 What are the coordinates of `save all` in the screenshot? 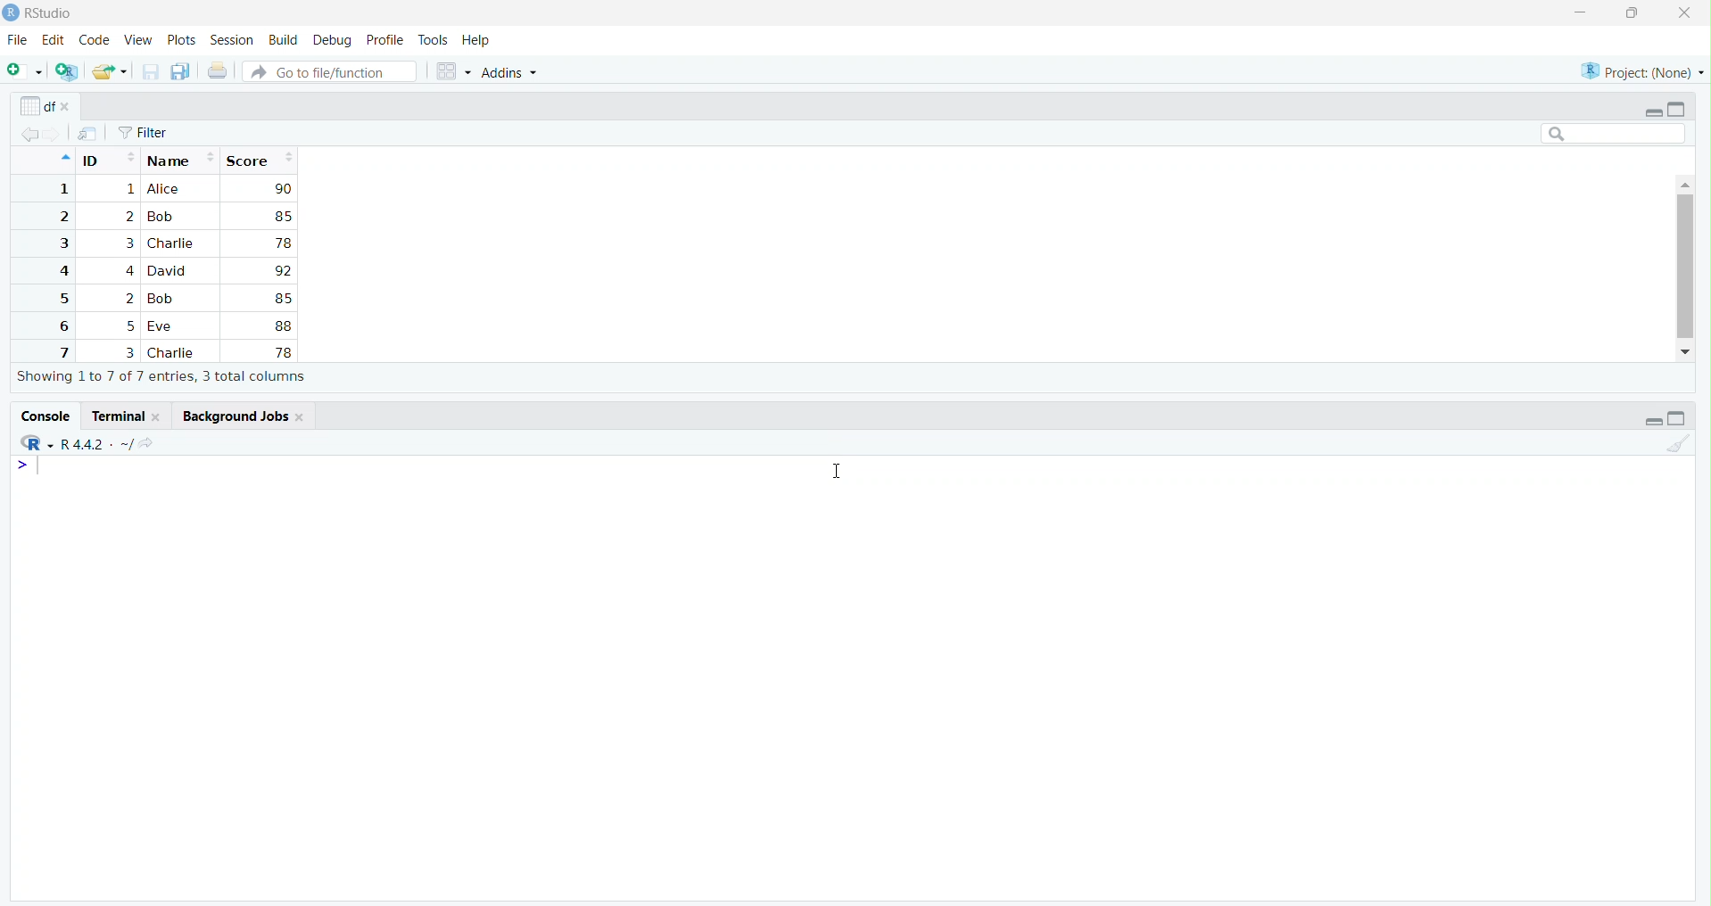 It's located at (182, 72).